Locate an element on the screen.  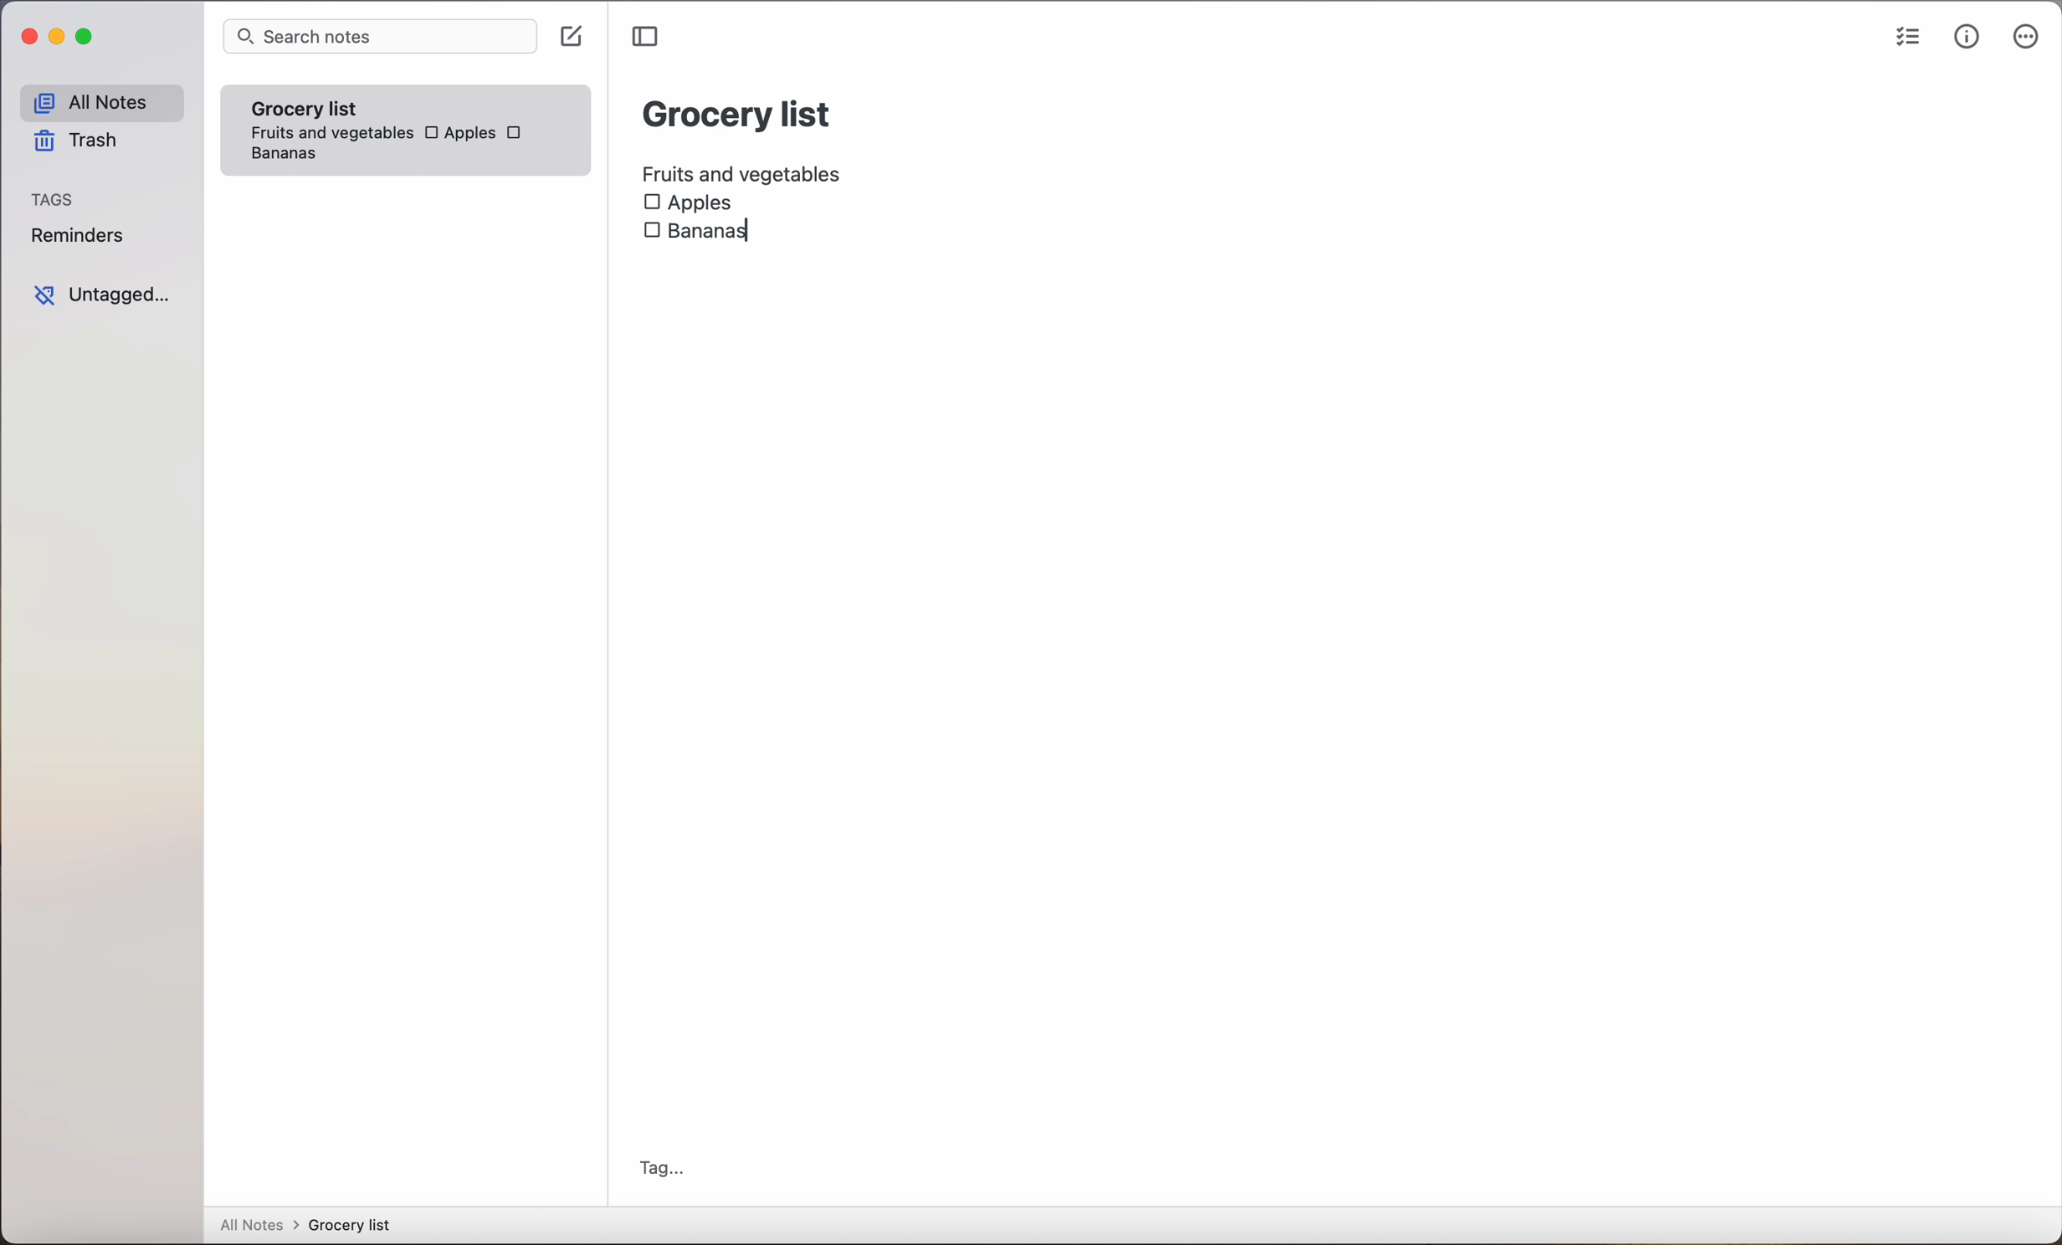
metrics is located at coordinates (1967, 38).